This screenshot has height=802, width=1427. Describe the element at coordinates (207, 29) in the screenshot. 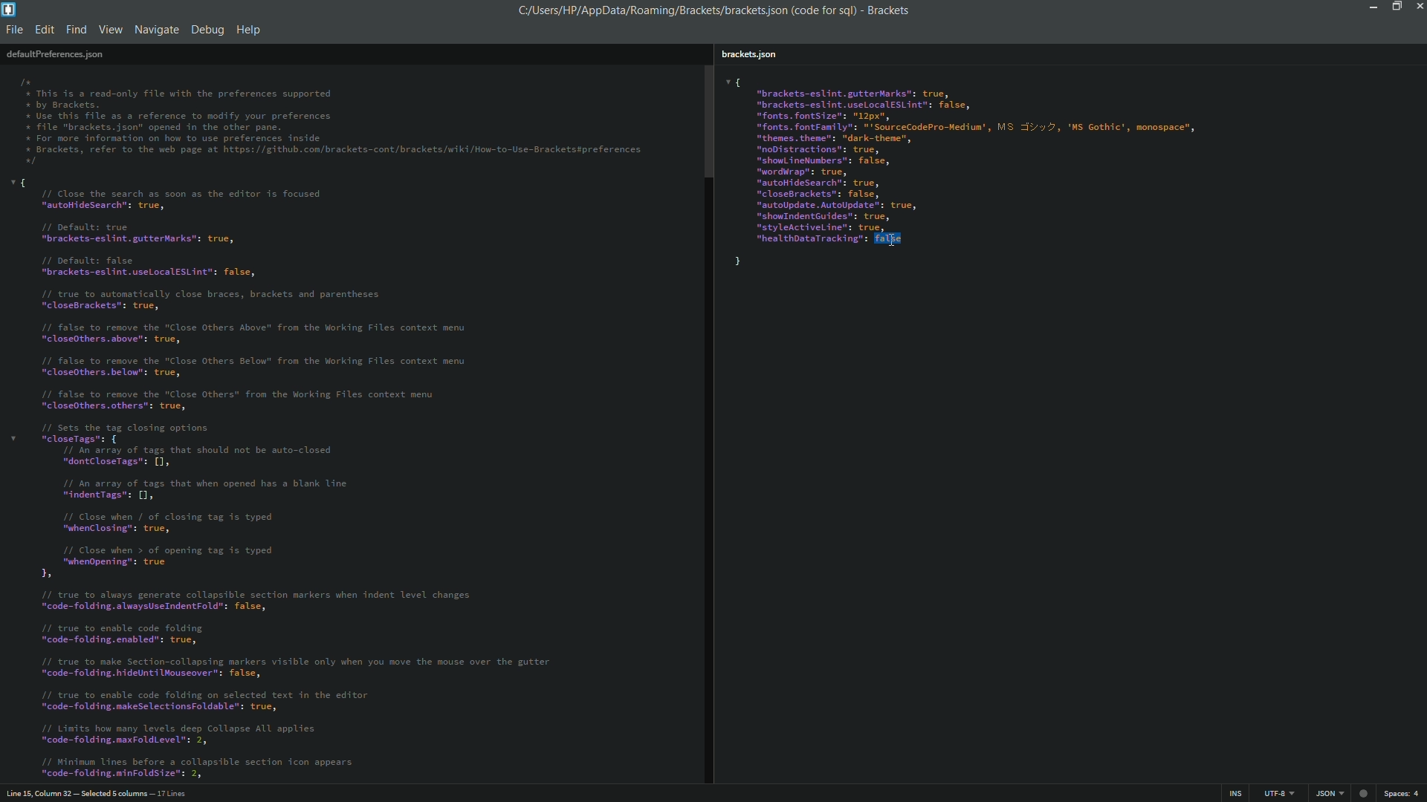

I see `debug menu` at that location.